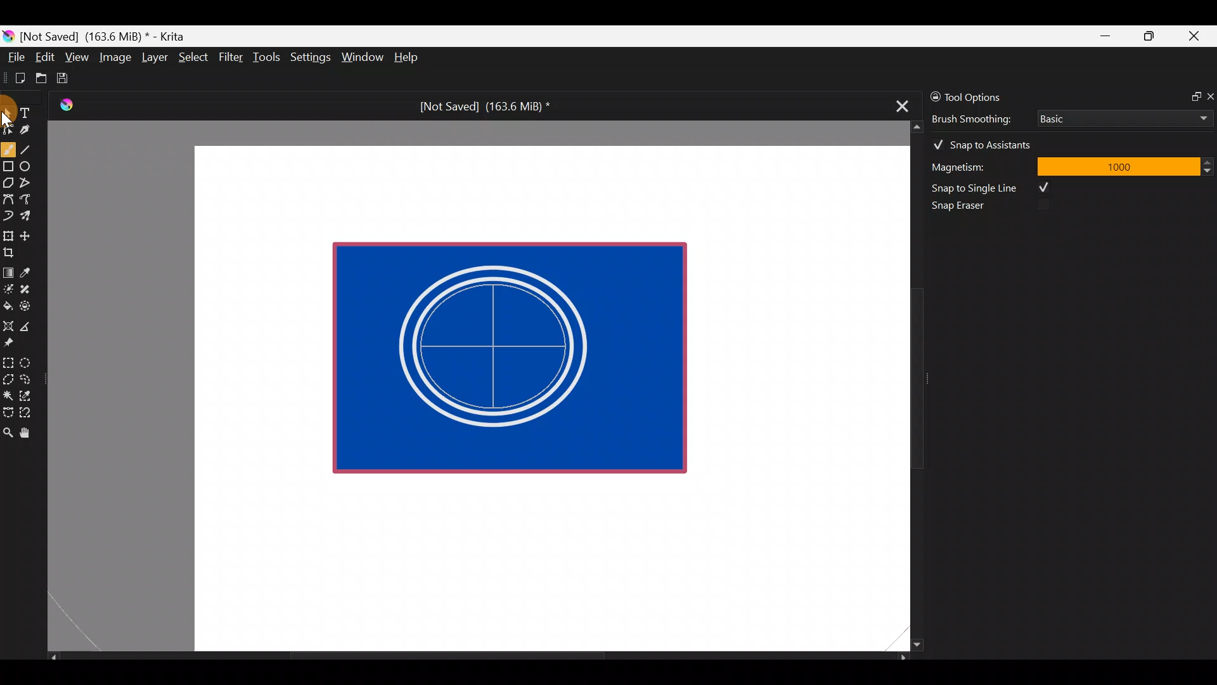  Describe the element at coordinates (29, 414) in the screenshot. I see `Magnetic curve selection tool` at that location.